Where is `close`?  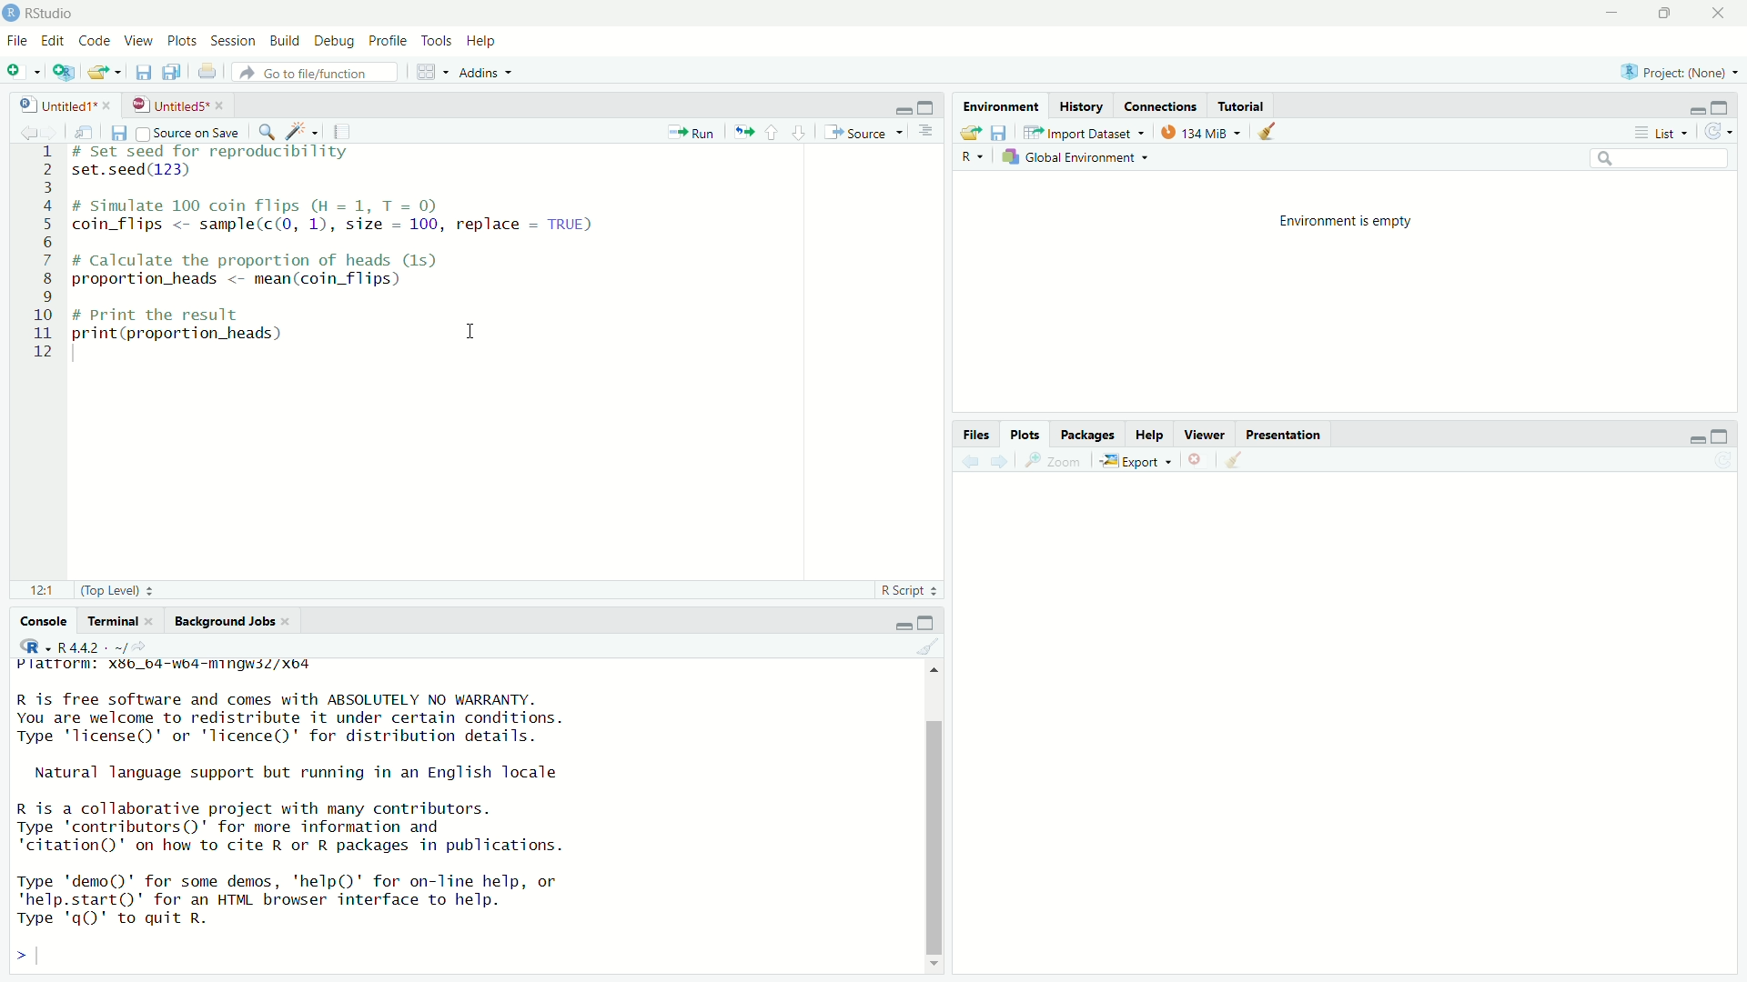 close is located at coordinates (108, 103).